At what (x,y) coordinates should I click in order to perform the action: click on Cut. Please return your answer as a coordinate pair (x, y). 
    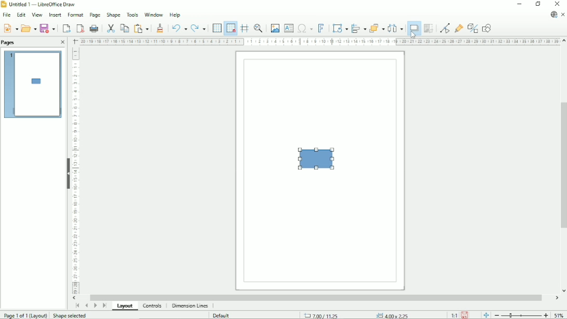
    Looking at the image, I should click on (111, 28).